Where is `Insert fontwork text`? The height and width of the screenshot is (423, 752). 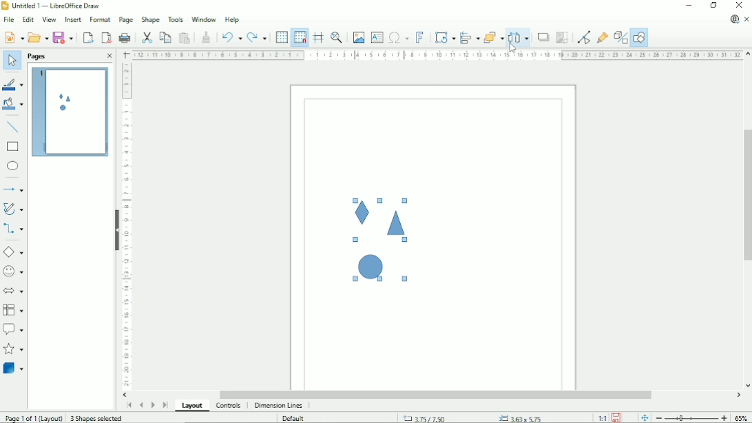 Insert fontwork text is located at coordinates (419, 37).